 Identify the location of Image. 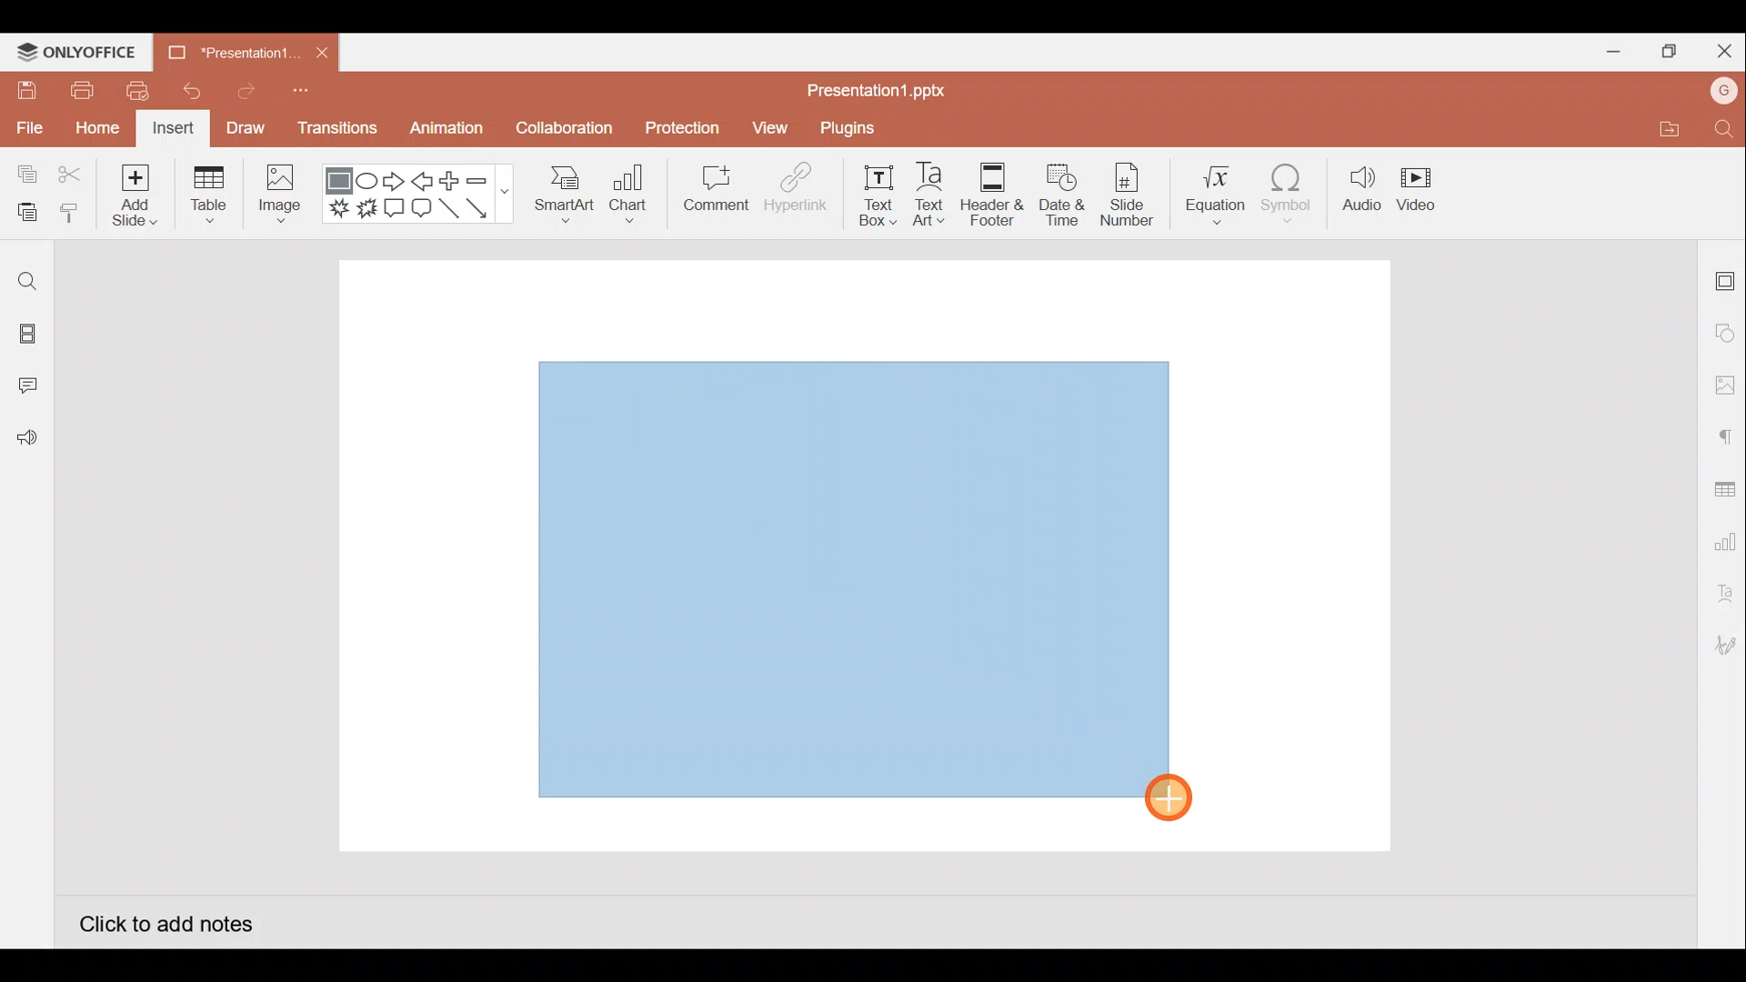
(276, 198).